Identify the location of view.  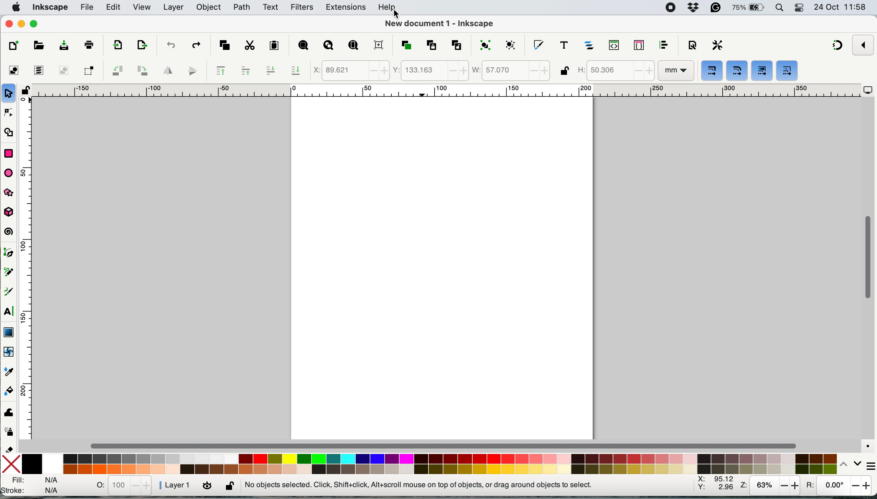
(141, 8).